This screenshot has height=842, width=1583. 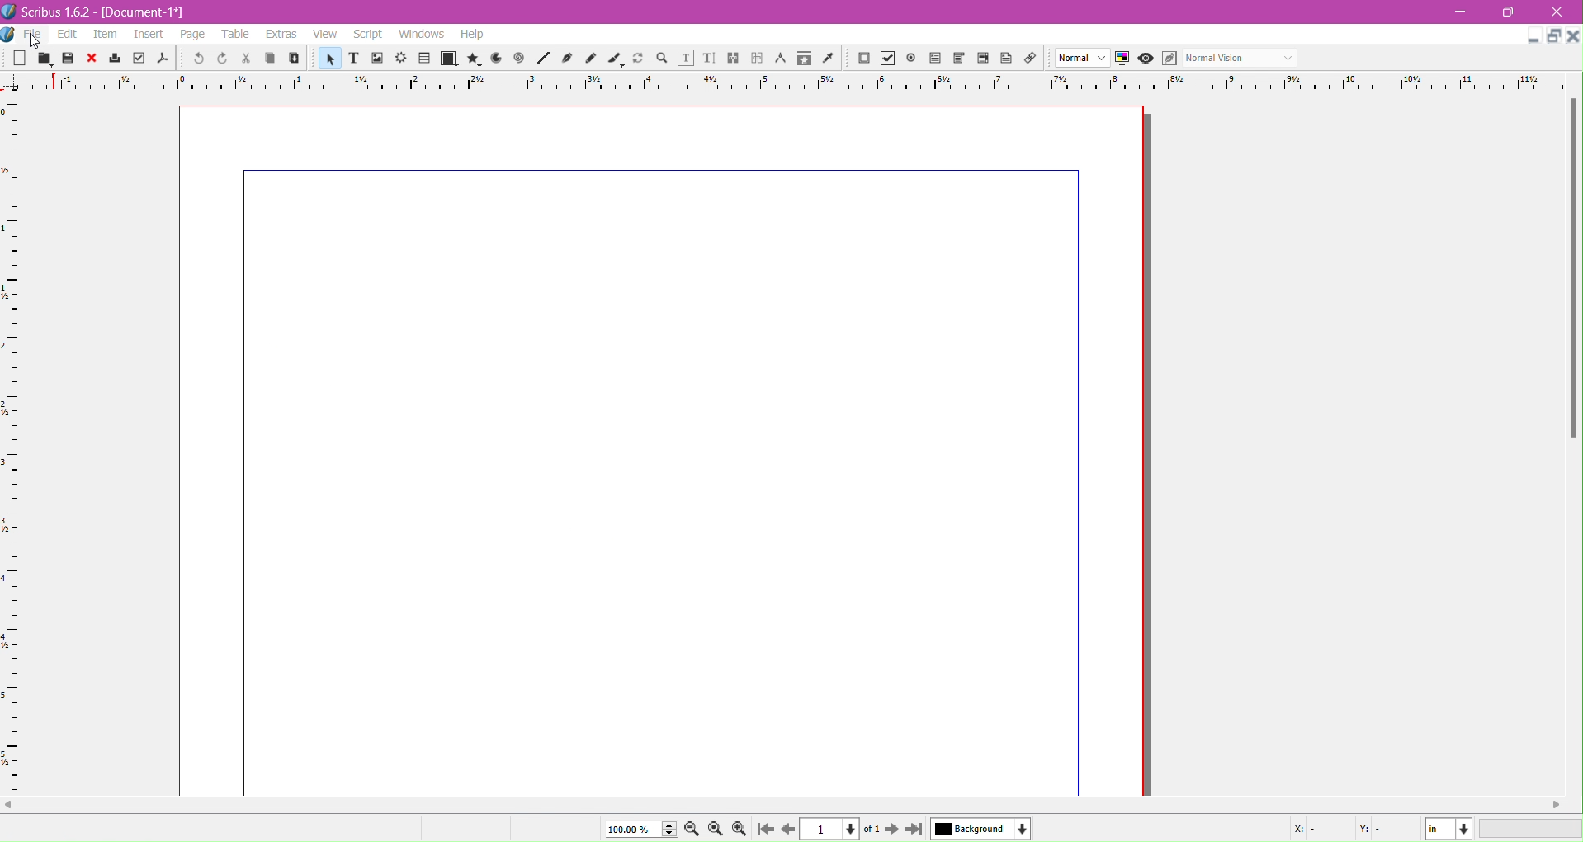 I want to click on measuring scale, so click(x=787, y=83).